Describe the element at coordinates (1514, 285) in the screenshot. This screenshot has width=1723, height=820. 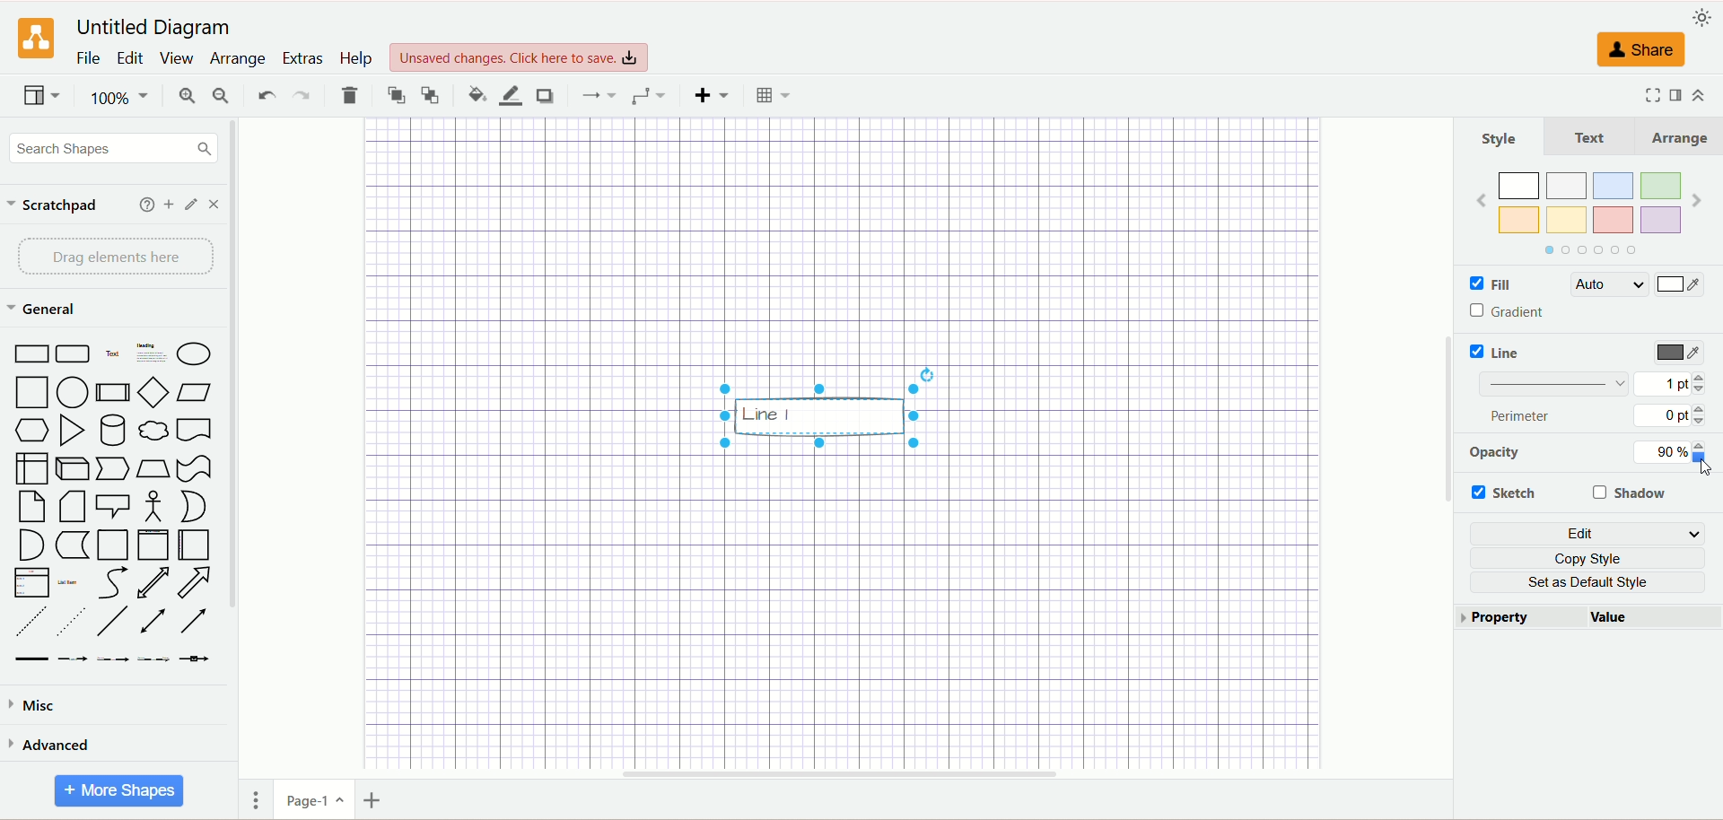
I see `Fille` at that location.